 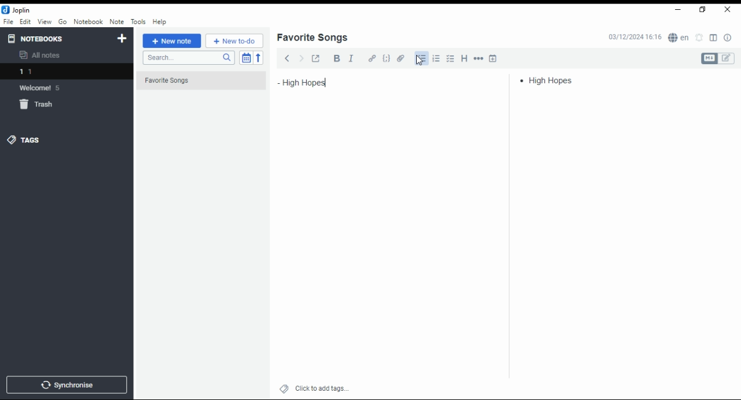 I want to click on forward, so click(x=301, y=57).